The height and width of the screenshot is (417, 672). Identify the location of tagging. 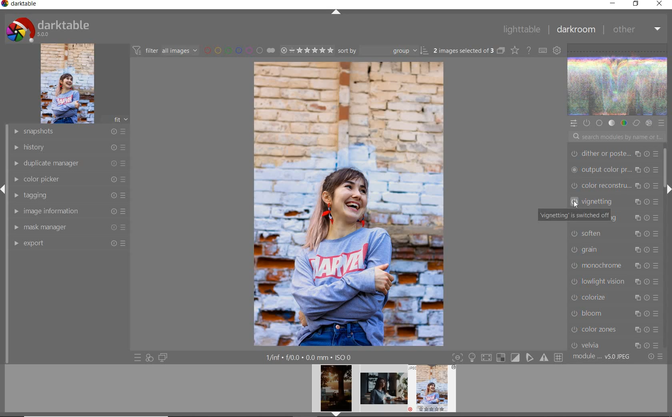
(67, 195).